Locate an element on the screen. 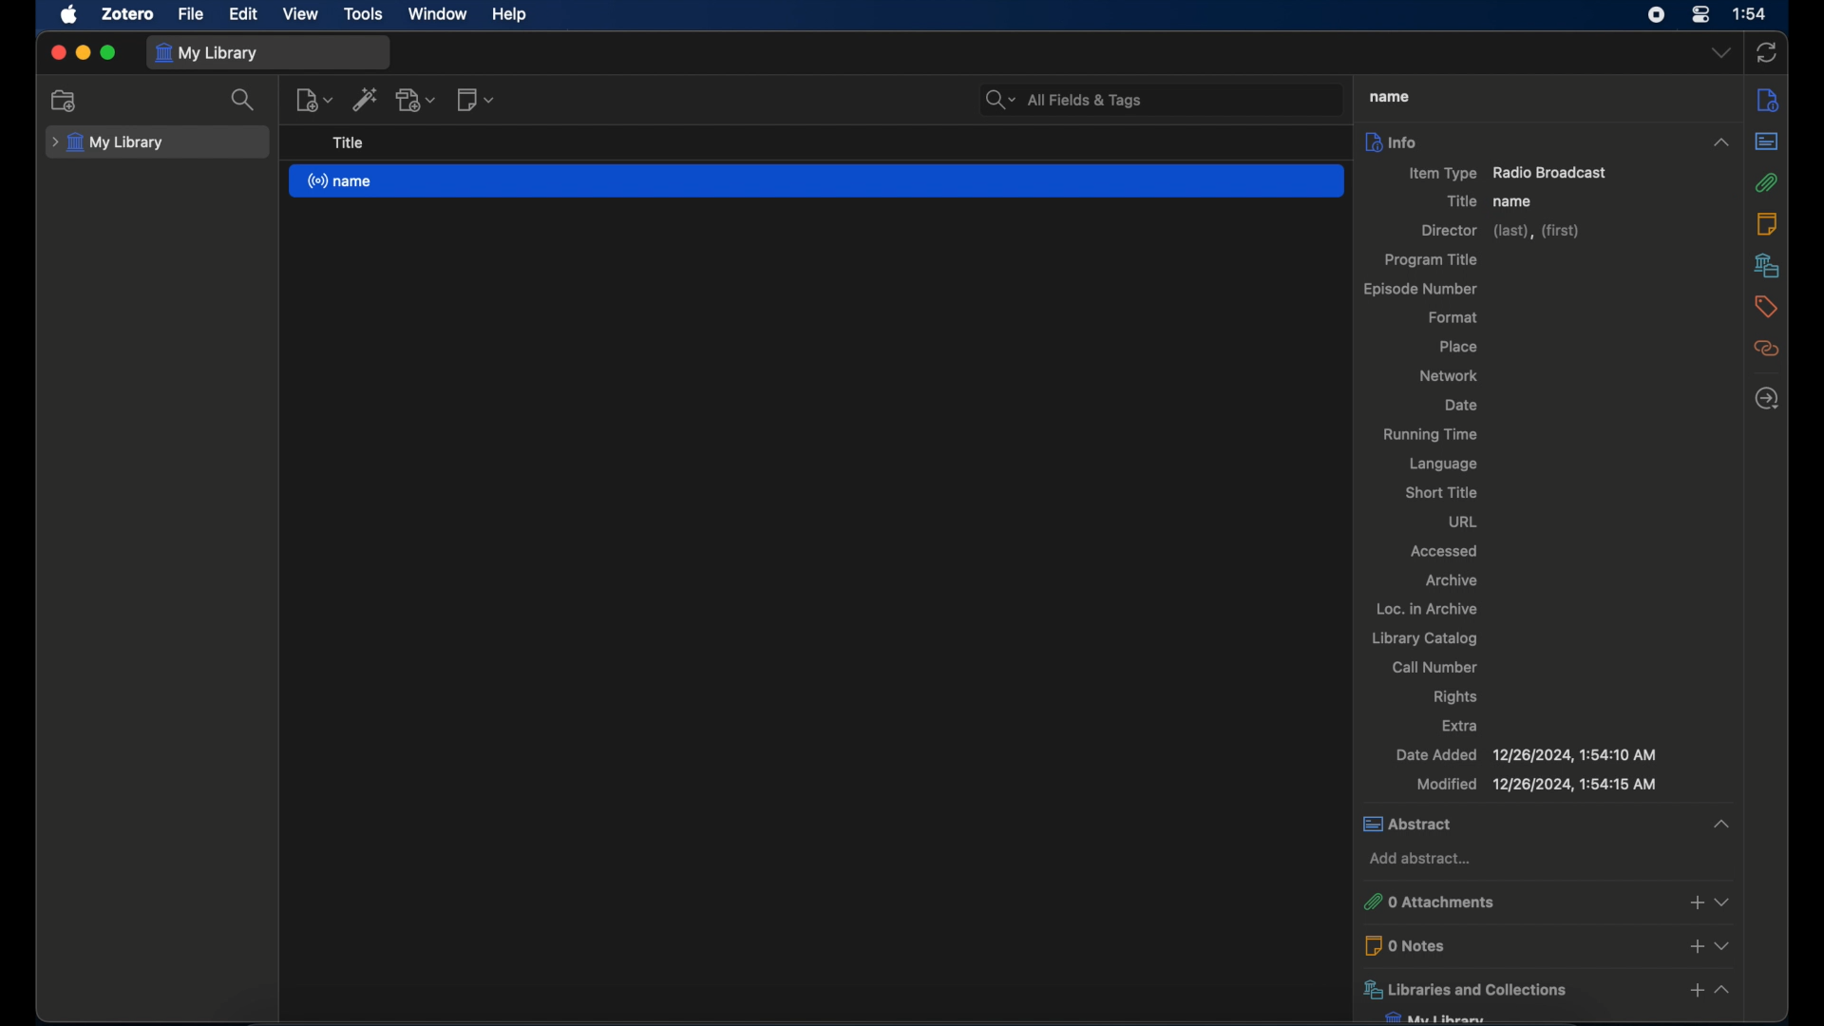 The width and height of the screenshot is (1824, 1026). info is located at coordinates (1766, 99).